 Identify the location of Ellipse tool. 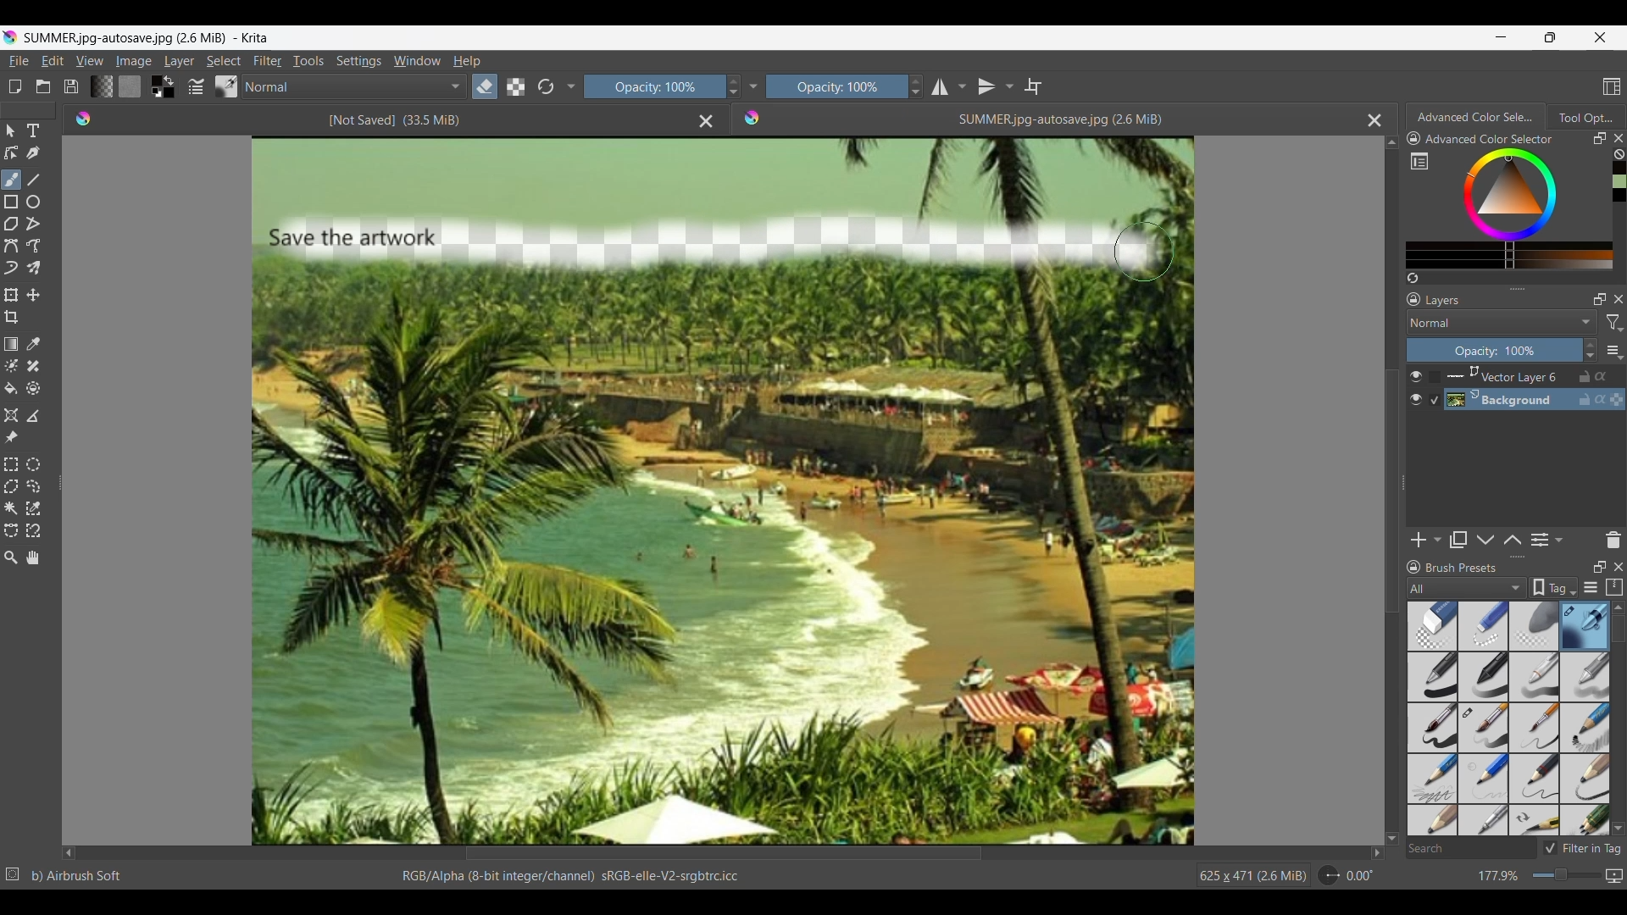
(33, 202).